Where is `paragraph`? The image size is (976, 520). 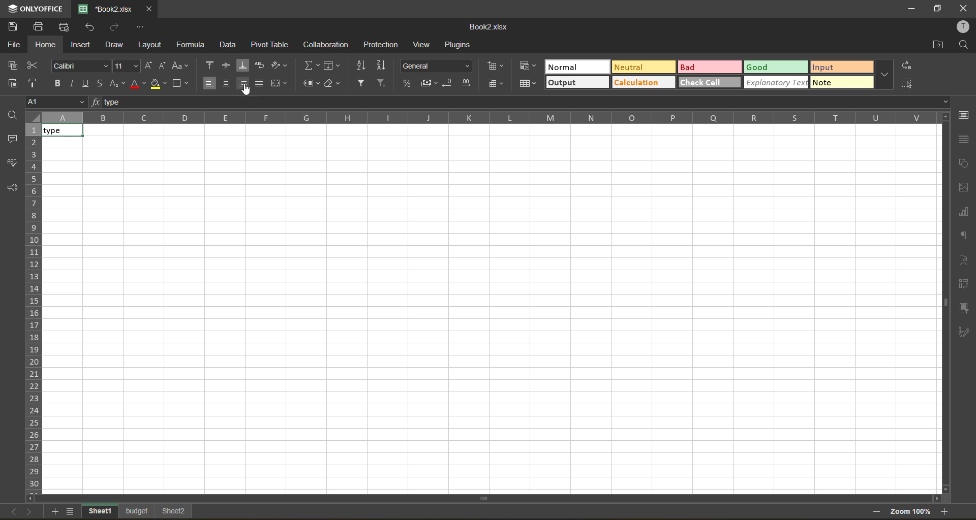 paragraph is located at coordinates (966, 237).